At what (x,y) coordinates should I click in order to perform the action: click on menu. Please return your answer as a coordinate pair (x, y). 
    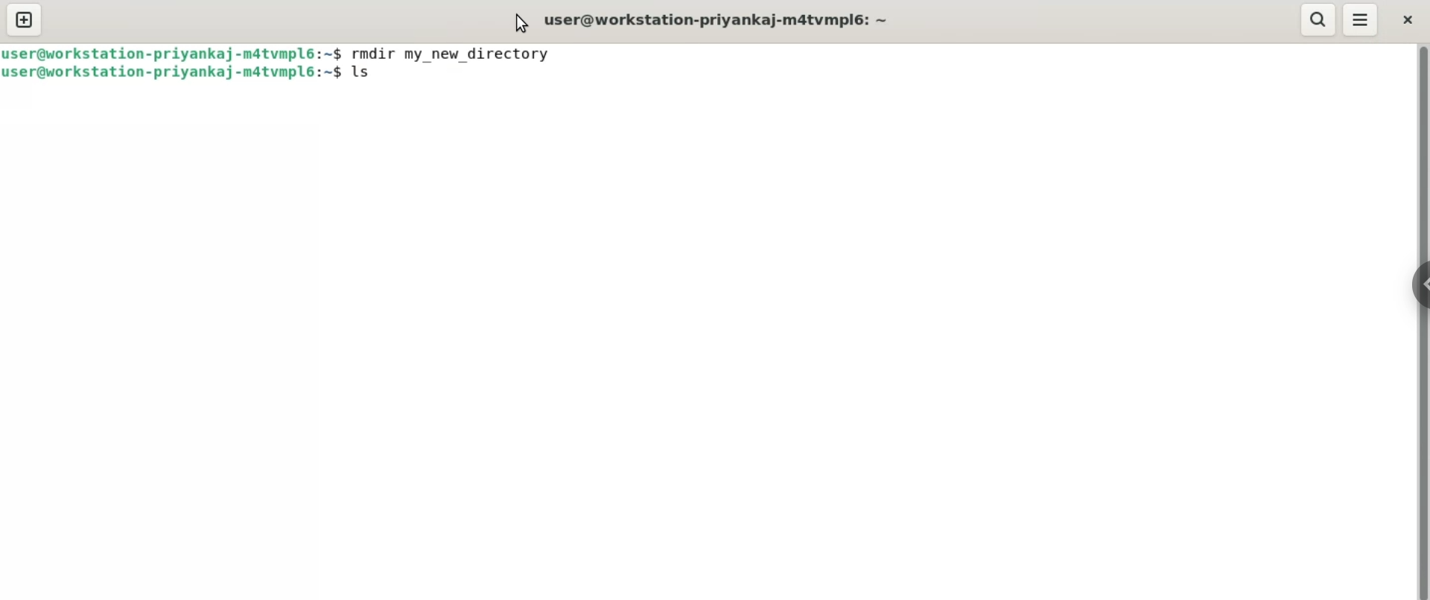
    Looking at the image, I should click on (1361, 20).